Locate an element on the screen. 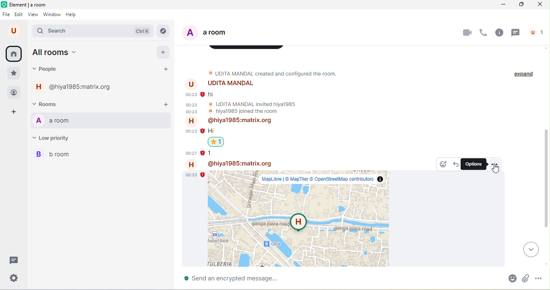 This screenshot has height=290, width=550. emoji is located at coordinates (513, 279).